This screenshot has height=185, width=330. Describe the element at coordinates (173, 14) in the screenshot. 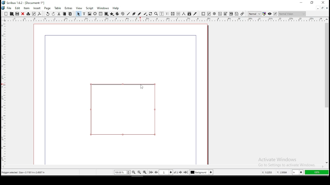

I see `link text frames` at that location.